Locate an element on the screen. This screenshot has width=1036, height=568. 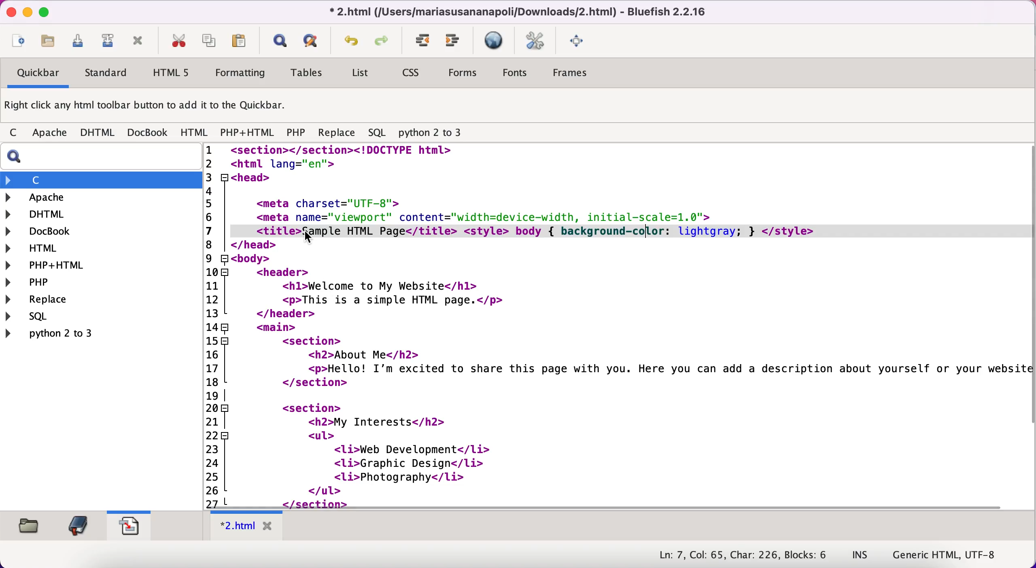
php is located at coordinates (296, 134).